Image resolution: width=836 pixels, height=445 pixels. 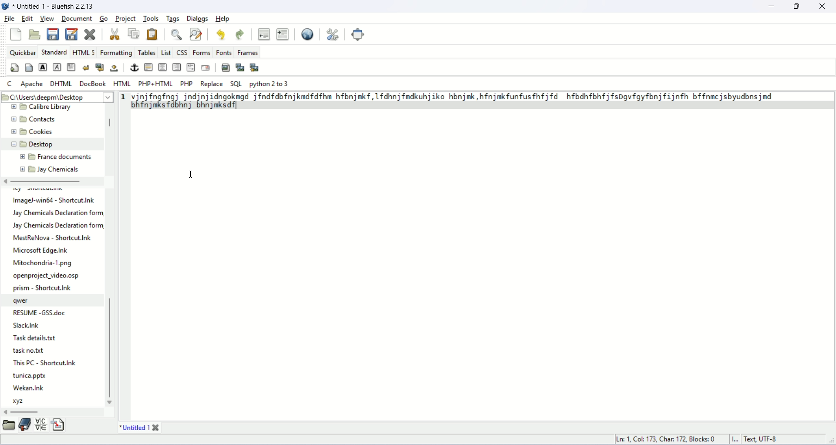 What do you see at coordinates (239, 35) in the screenshot?
I see `redo` at bounding box center [239, 35].